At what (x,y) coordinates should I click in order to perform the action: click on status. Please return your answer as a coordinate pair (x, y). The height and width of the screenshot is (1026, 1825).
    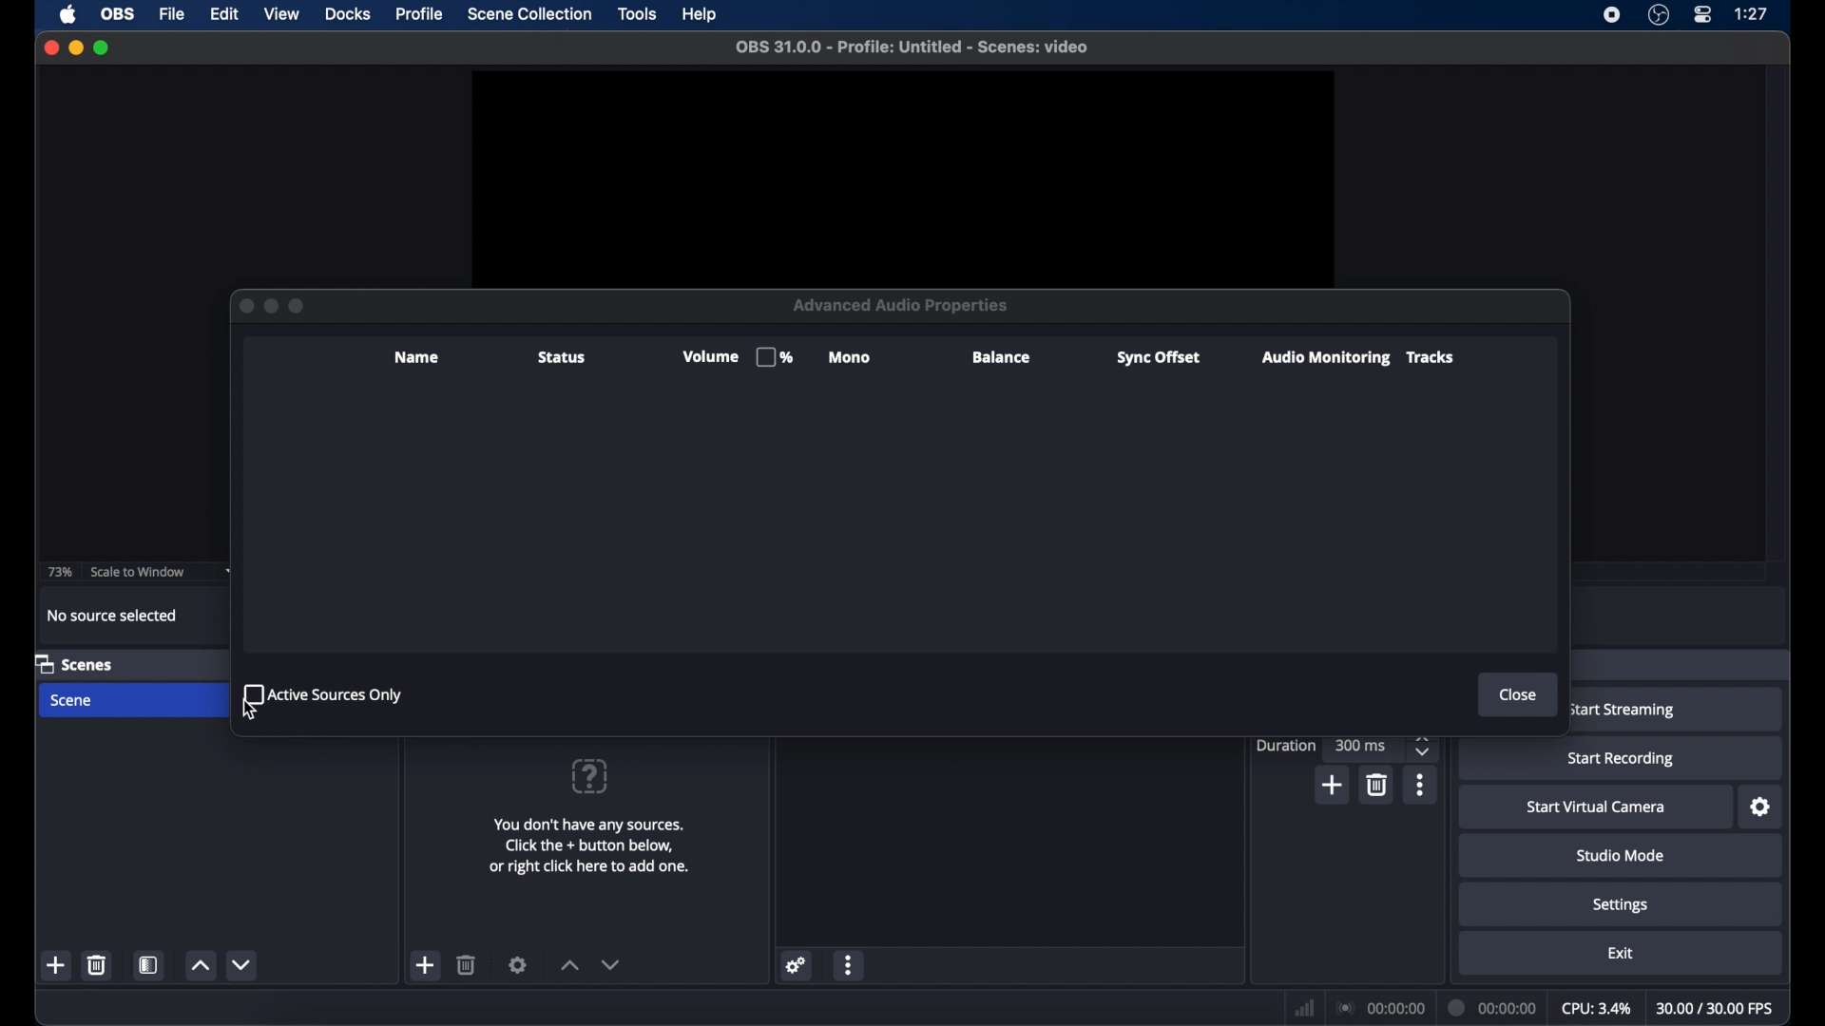
    Looking at the image, I should click on (560, 358).